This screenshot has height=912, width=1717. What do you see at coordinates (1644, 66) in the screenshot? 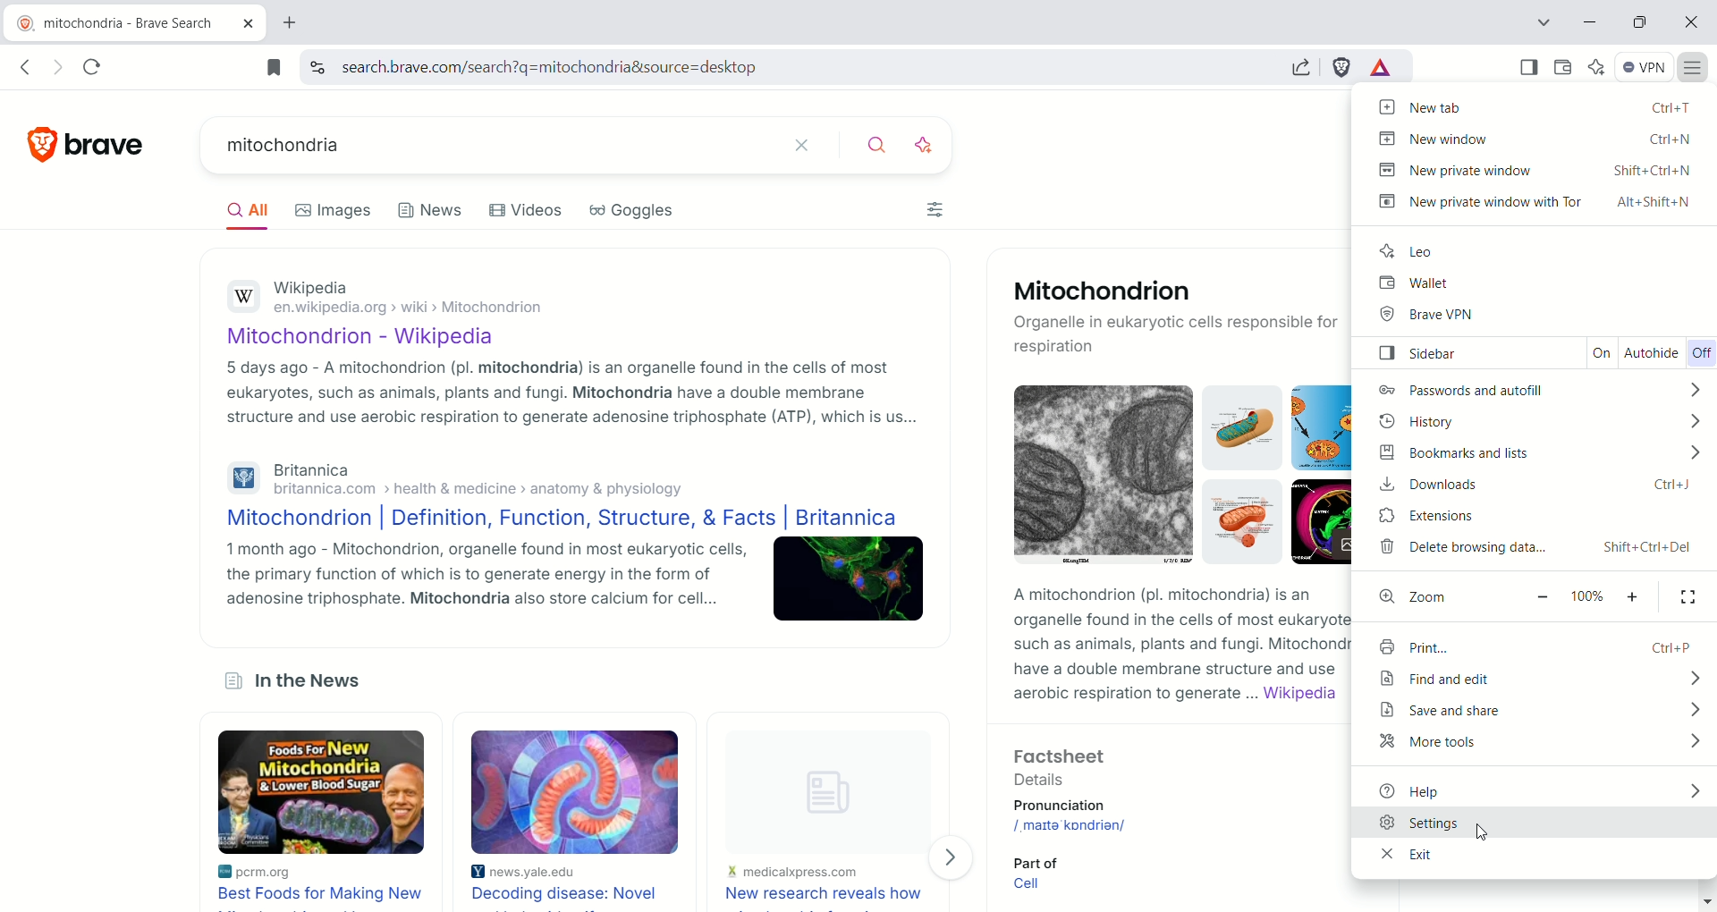
I see `VPN` at bounding box center [1644, 66].